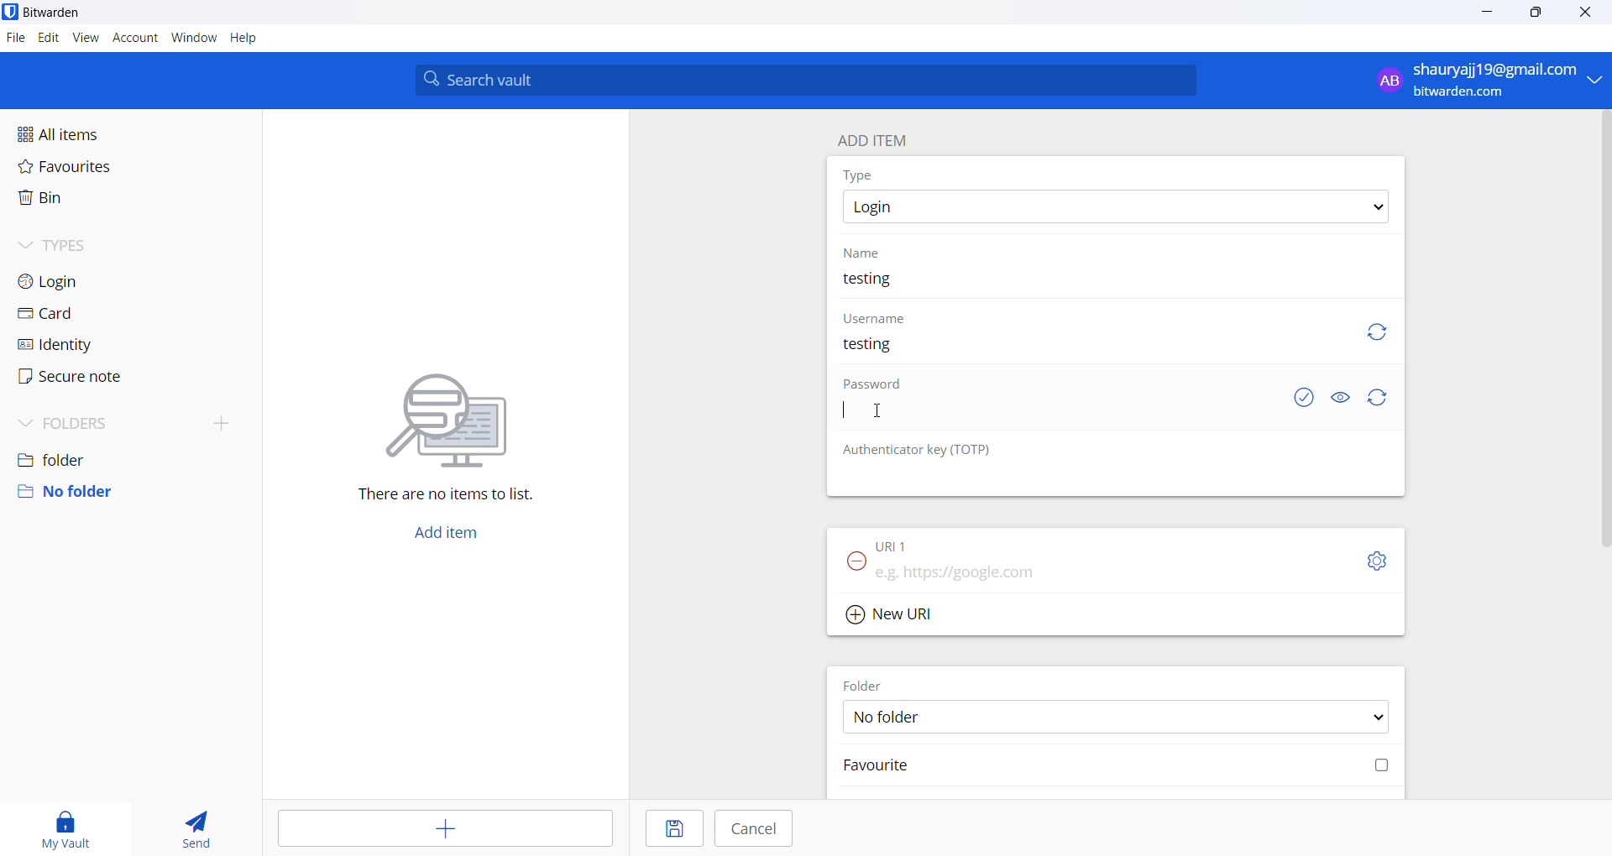  What do you see at coordinates (923, 450) in the screenshot?
I see `OTP heading: Authenticator key (TOTP)` at bounding box center [923, 450].